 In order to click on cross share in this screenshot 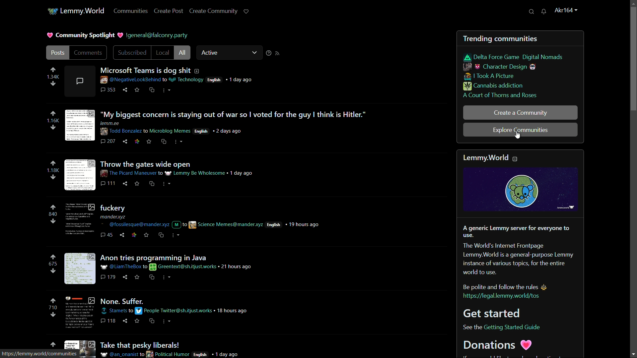, I will do `click(163, 142)`.